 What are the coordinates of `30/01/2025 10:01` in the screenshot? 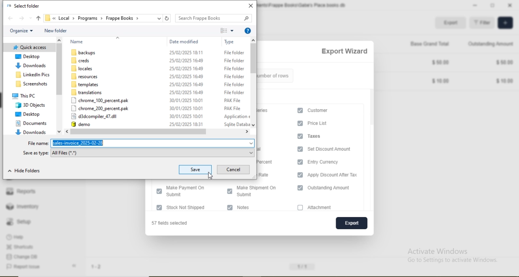 It's located at (187, 108).